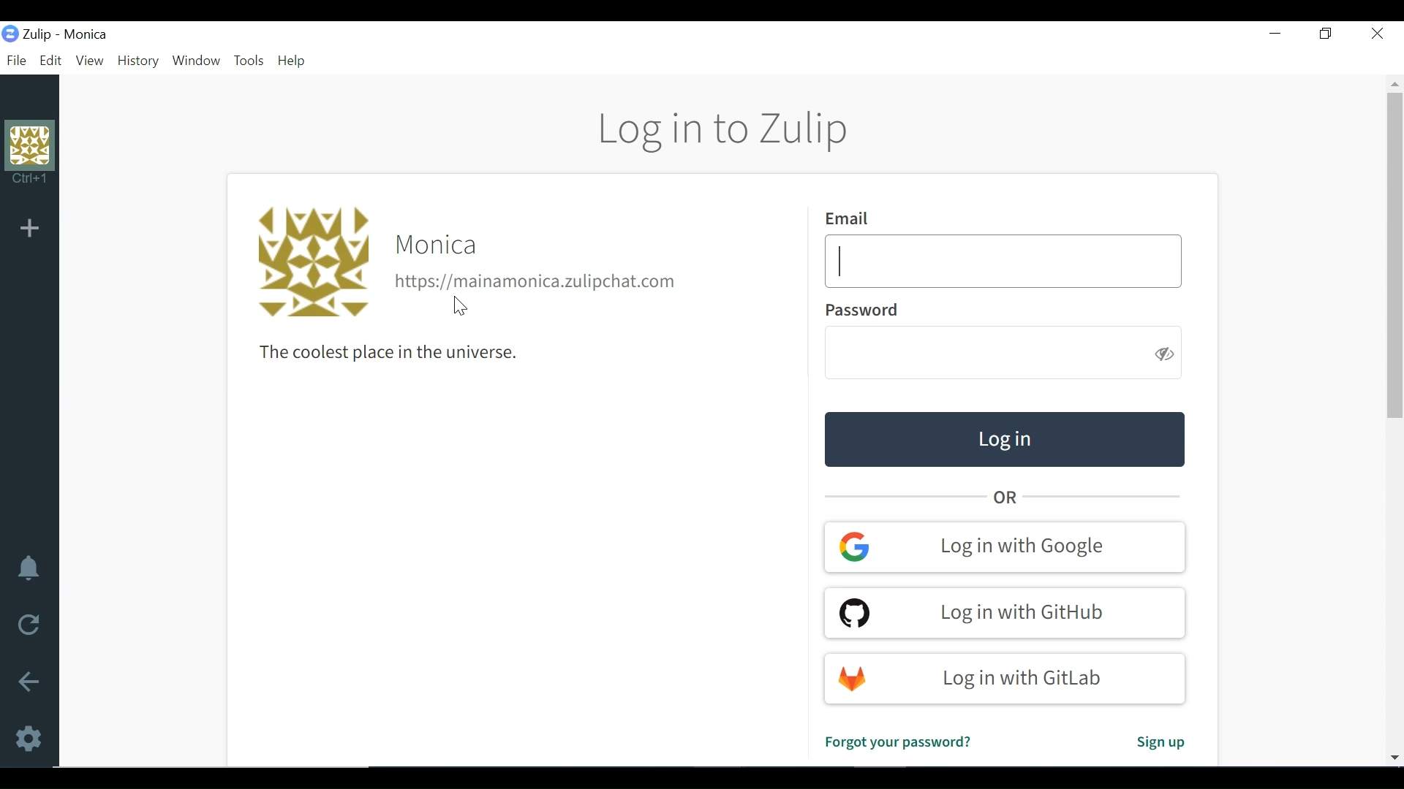 This screenshot has width=1404, height=789. Describe the element at coordinates (52, 61) in the screenshot. I see `Edit` at that location.